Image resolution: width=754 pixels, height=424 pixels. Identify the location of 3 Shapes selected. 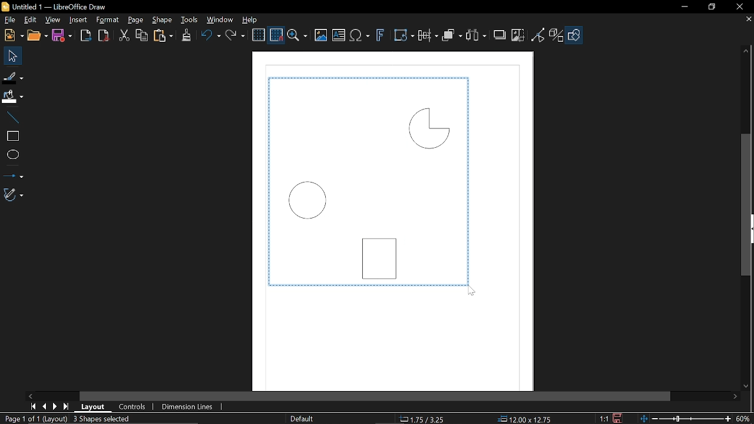
(101, 418).